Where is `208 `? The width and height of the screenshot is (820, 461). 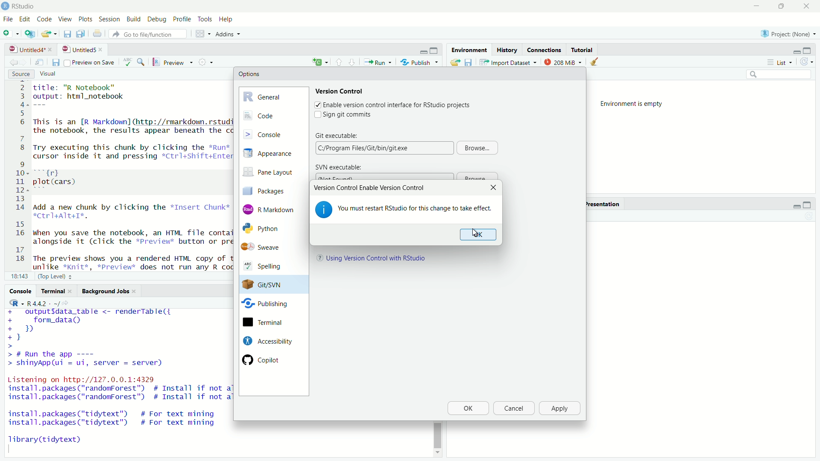
208  is located at coordinates (563, 61).